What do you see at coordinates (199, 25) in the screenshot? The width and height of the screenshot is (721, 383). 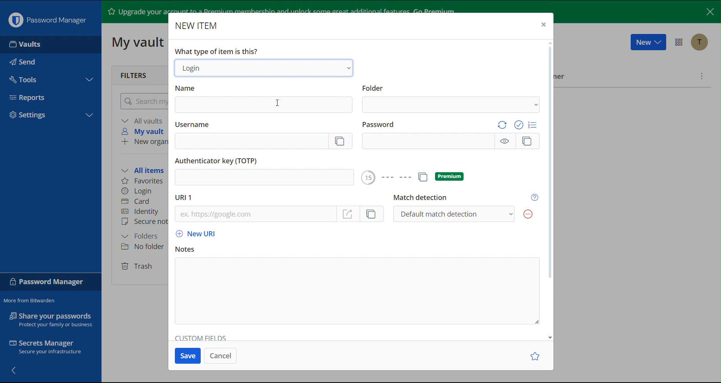 I see `New Item` at bounding box center [199, 25].